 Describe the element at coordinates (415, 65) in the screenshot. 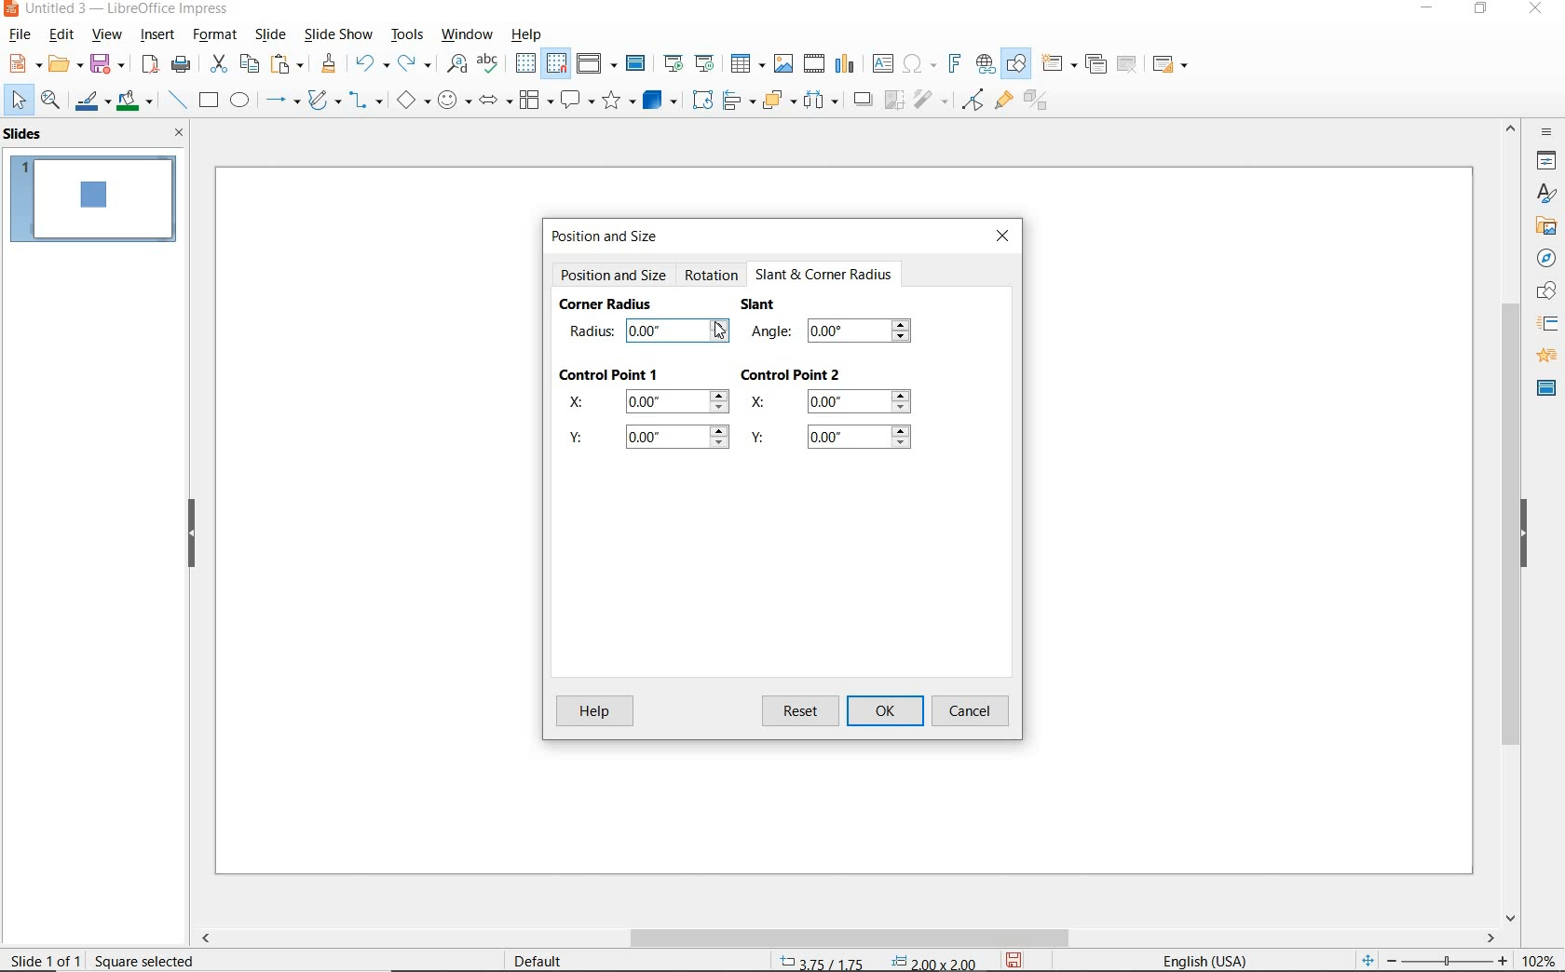

I see `redo` at that location.